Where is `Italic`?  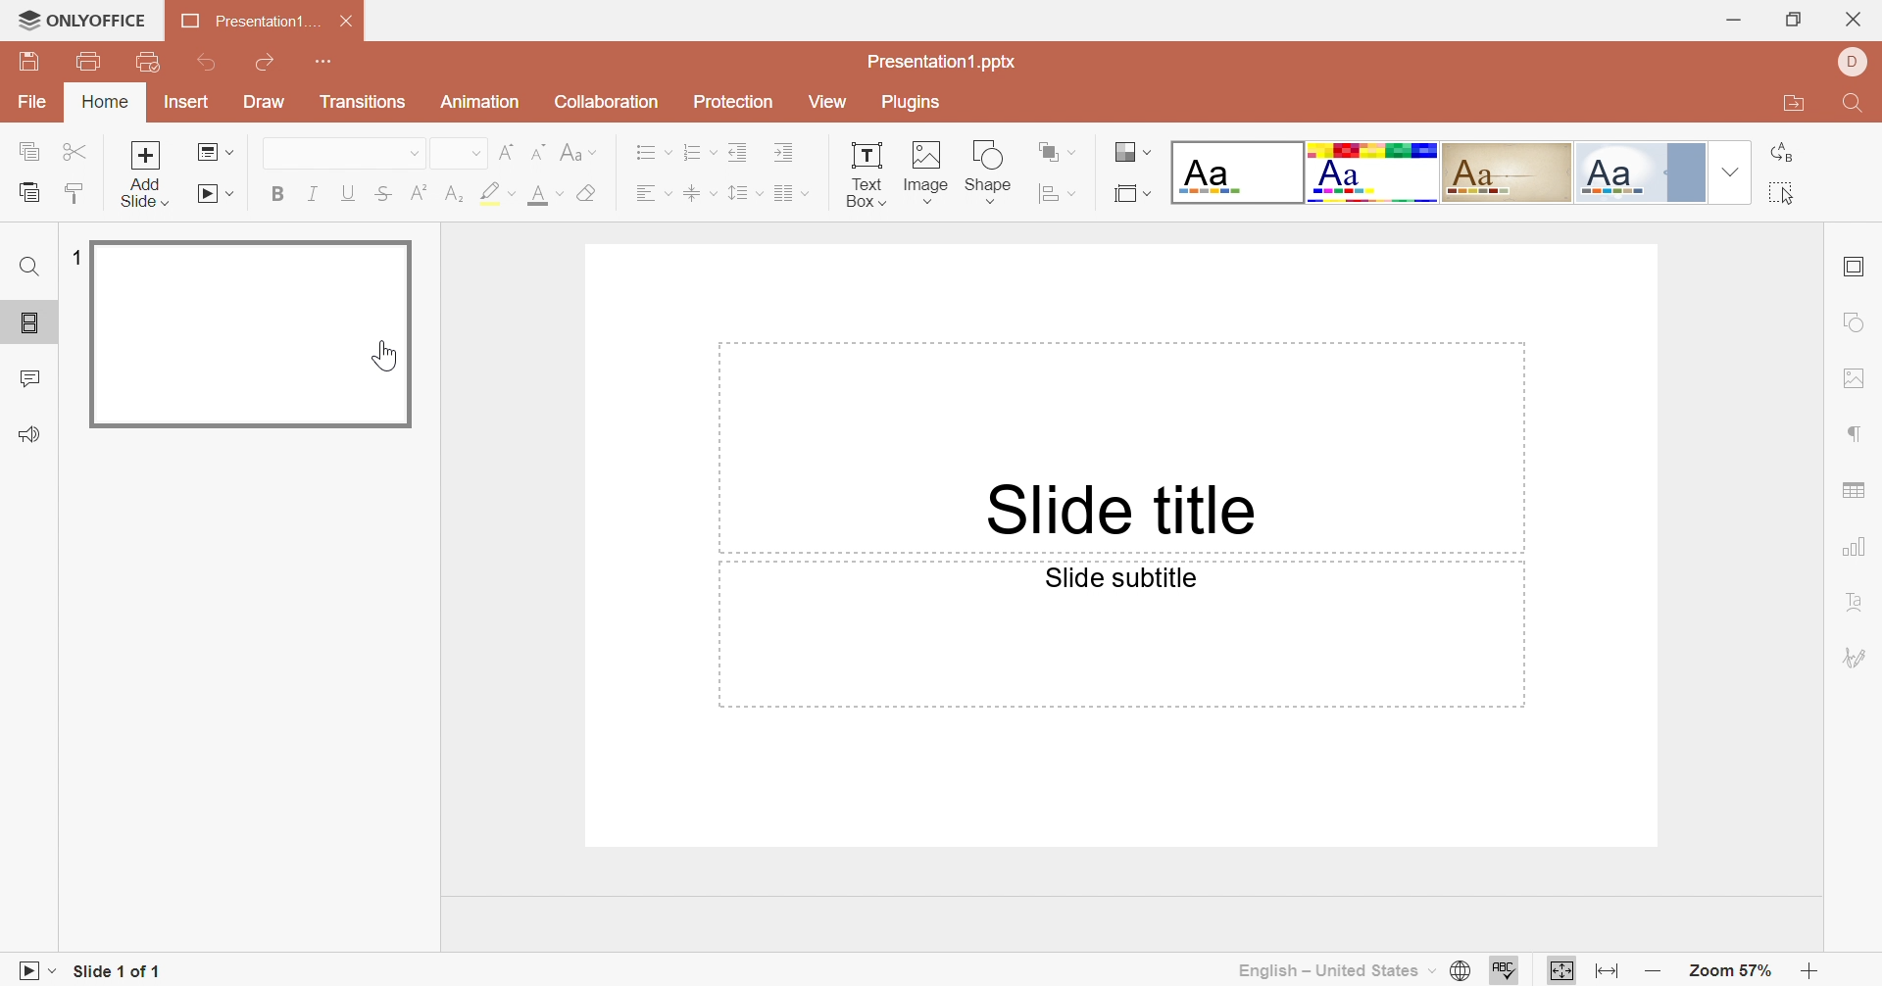 Italic is located at coordinates (312, 192).